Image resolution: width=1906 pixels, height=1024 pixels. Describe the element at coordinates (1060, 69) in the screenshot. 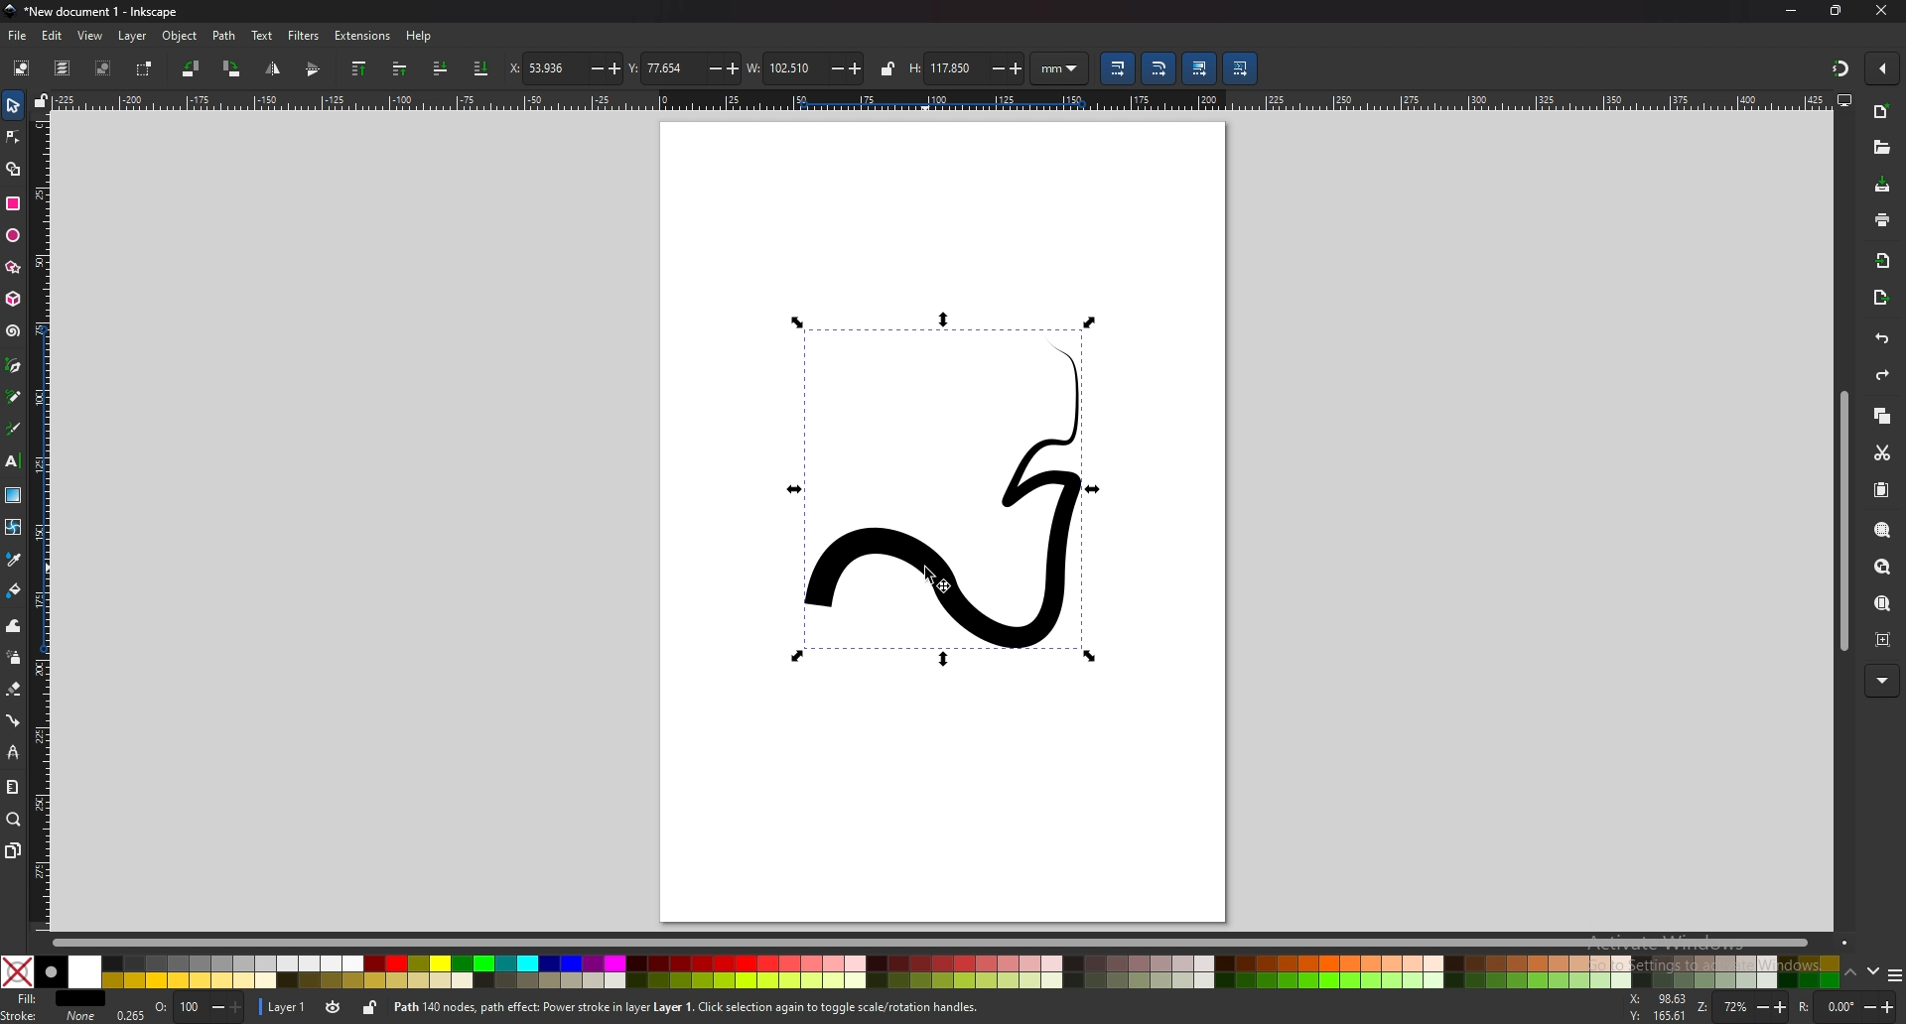

I see `unit` at that location.